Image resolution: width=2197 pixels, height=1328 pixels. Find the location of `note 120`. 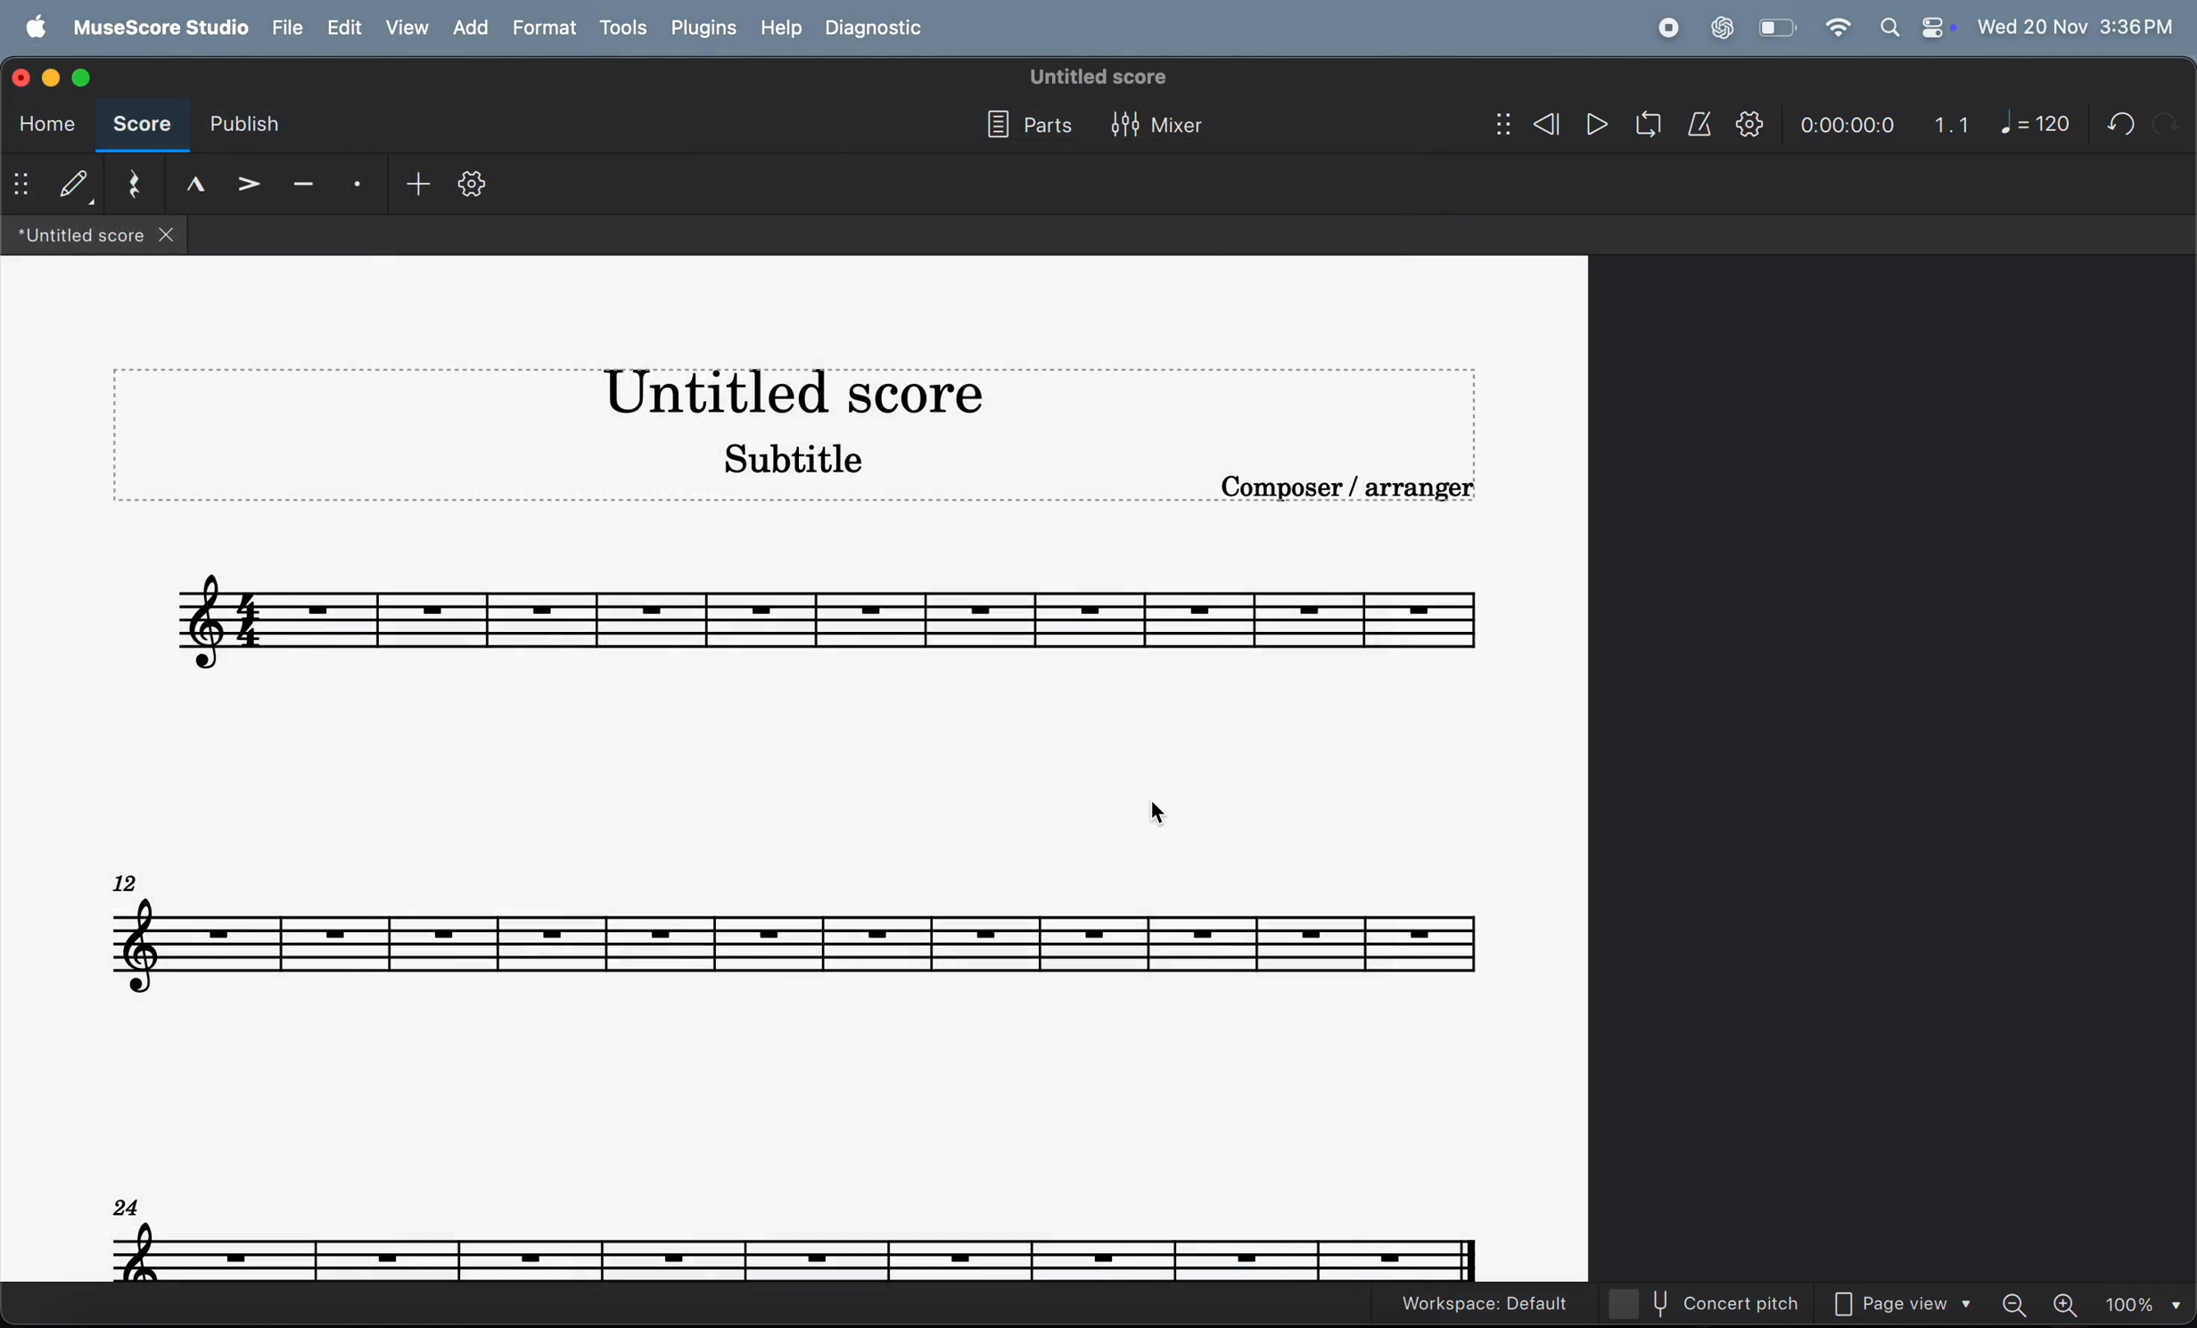

note 120 is located at coordinates (2037, 123).